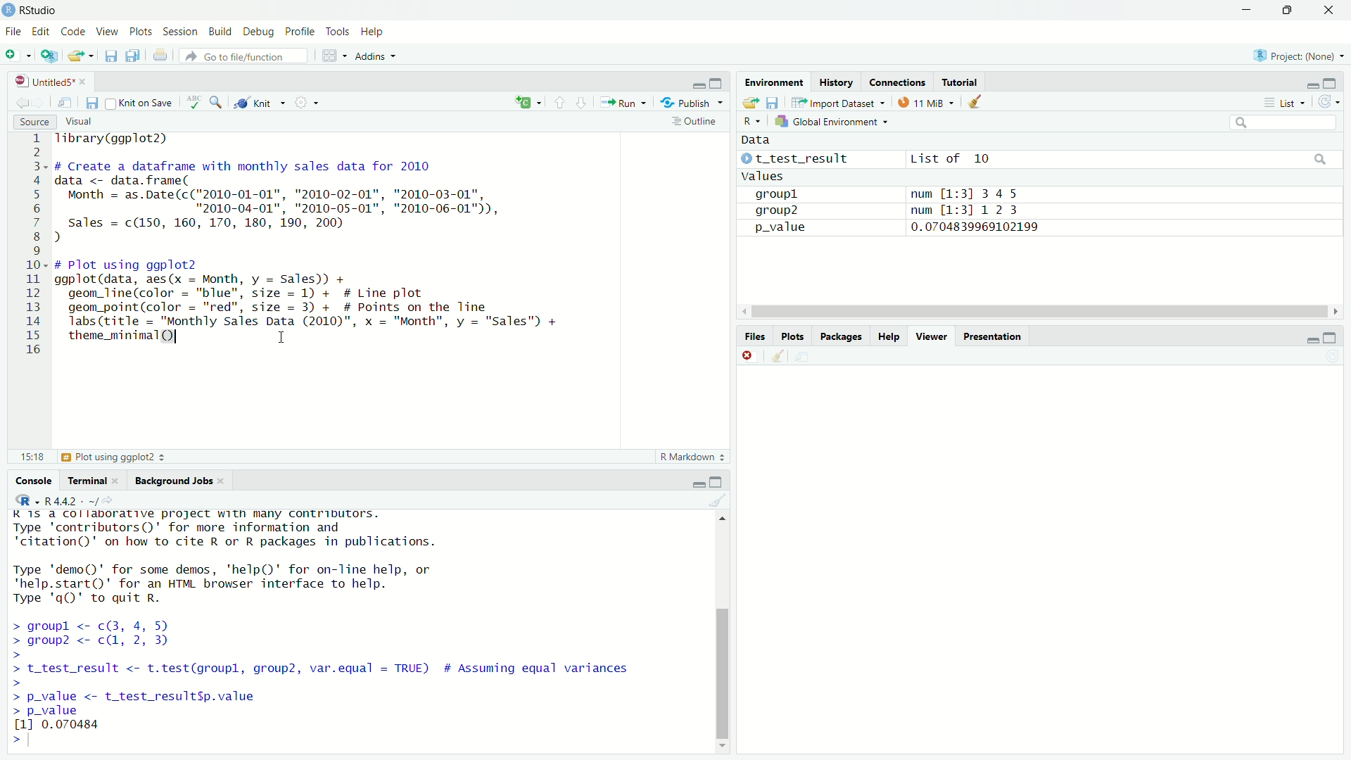 Image resolution: width=1351 pixels, height=760 pixels. I want to click on maximise, so click(1331, 83).